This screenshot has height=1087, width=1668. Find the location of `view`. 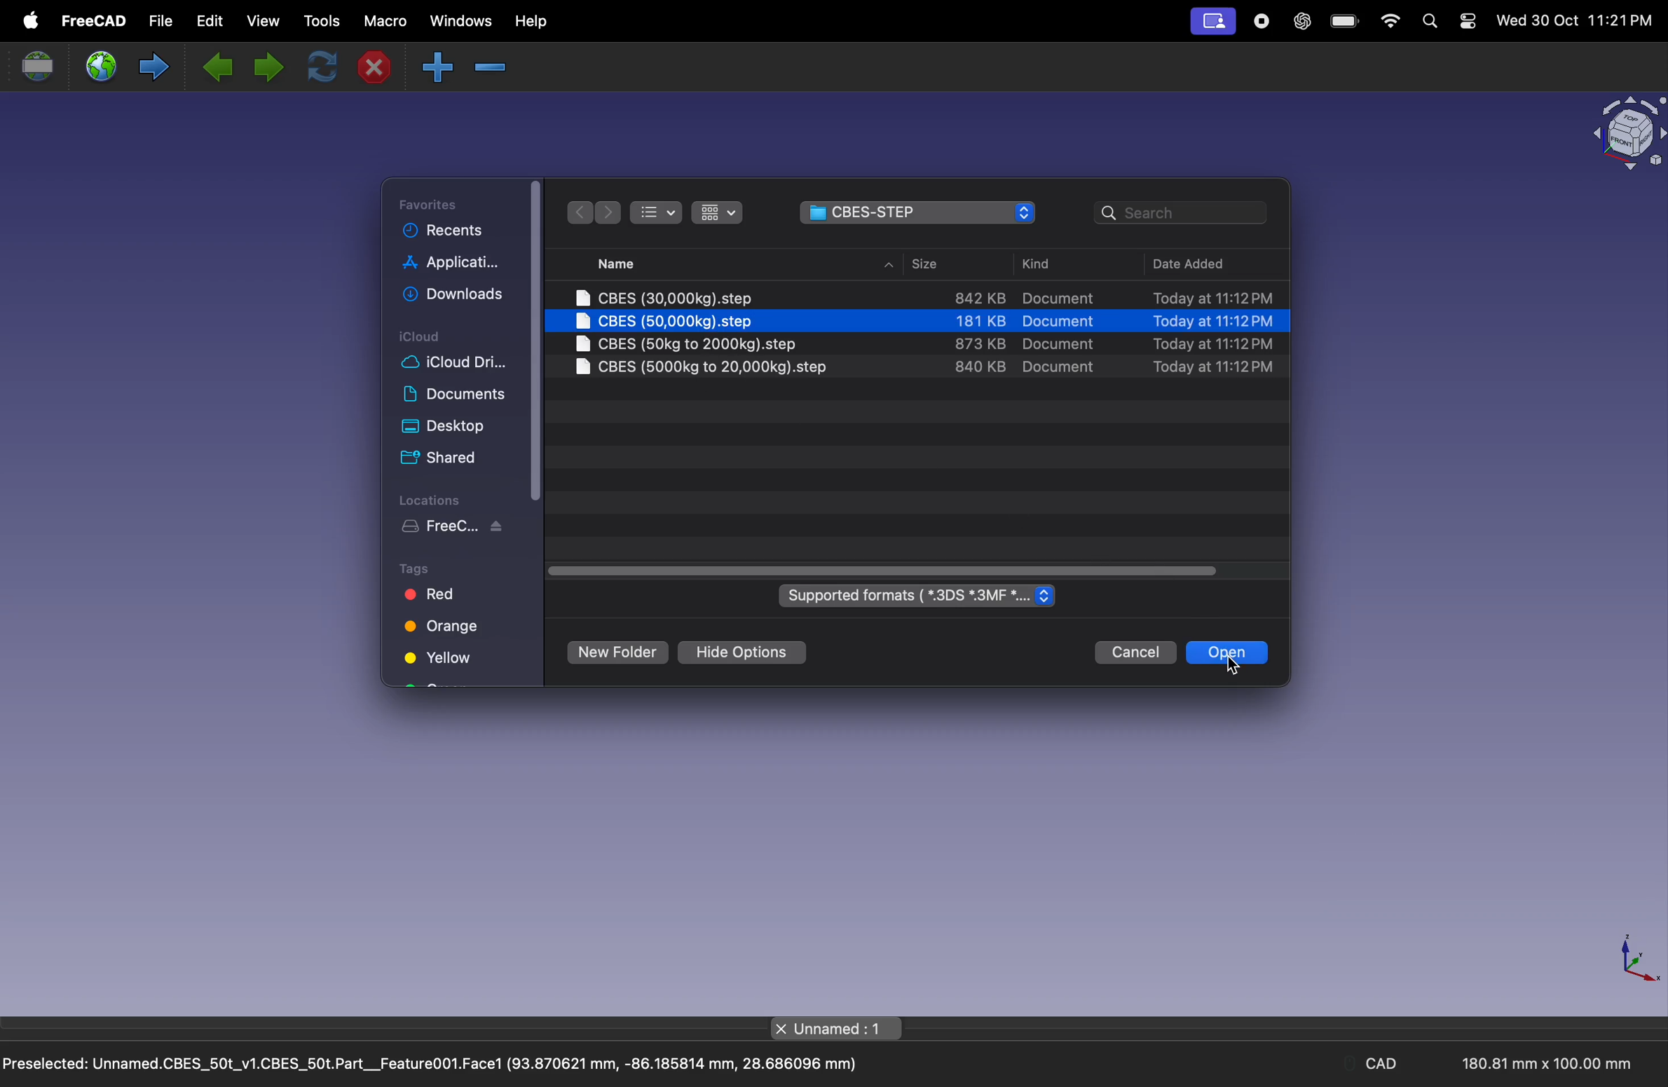

view is located at coordinates (264, 23).